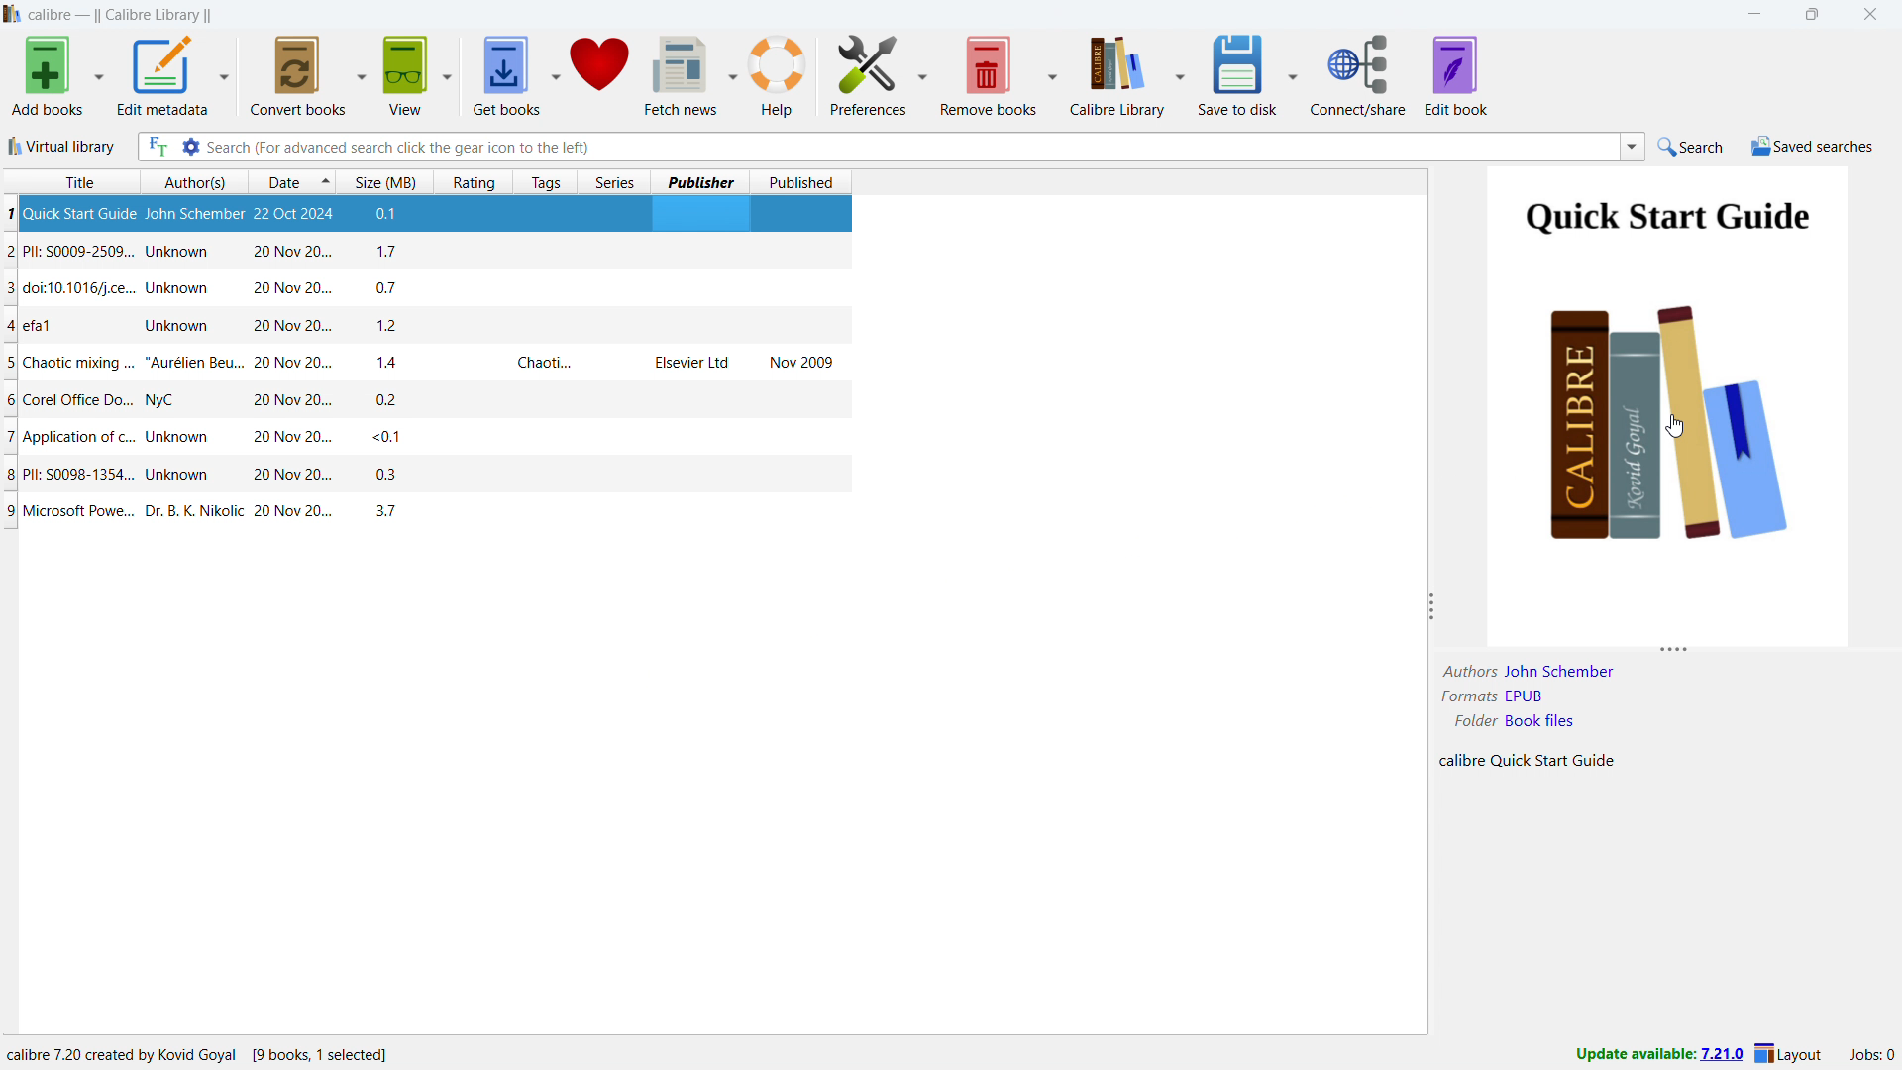  Describe the element at coordinates (120, 15) in the screenshot. I see `calibre - | Calibre Library` at that location.